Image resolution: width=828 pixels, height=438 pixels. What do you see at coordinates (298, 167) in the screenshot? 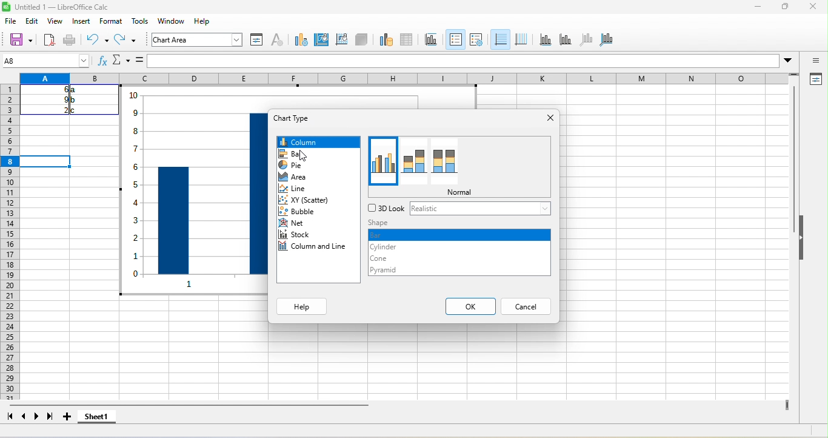
I see `pie` at bounding box center [298, 167].